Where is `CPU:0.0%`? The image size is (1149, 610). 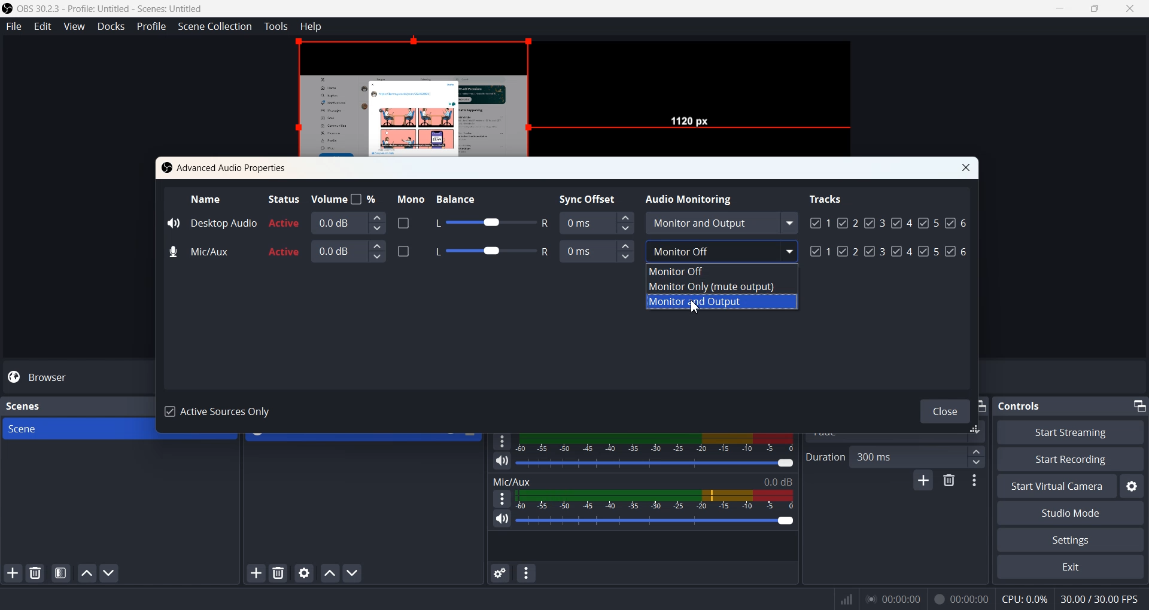
CPU:0.0% is located at coordinates (1025, 598).